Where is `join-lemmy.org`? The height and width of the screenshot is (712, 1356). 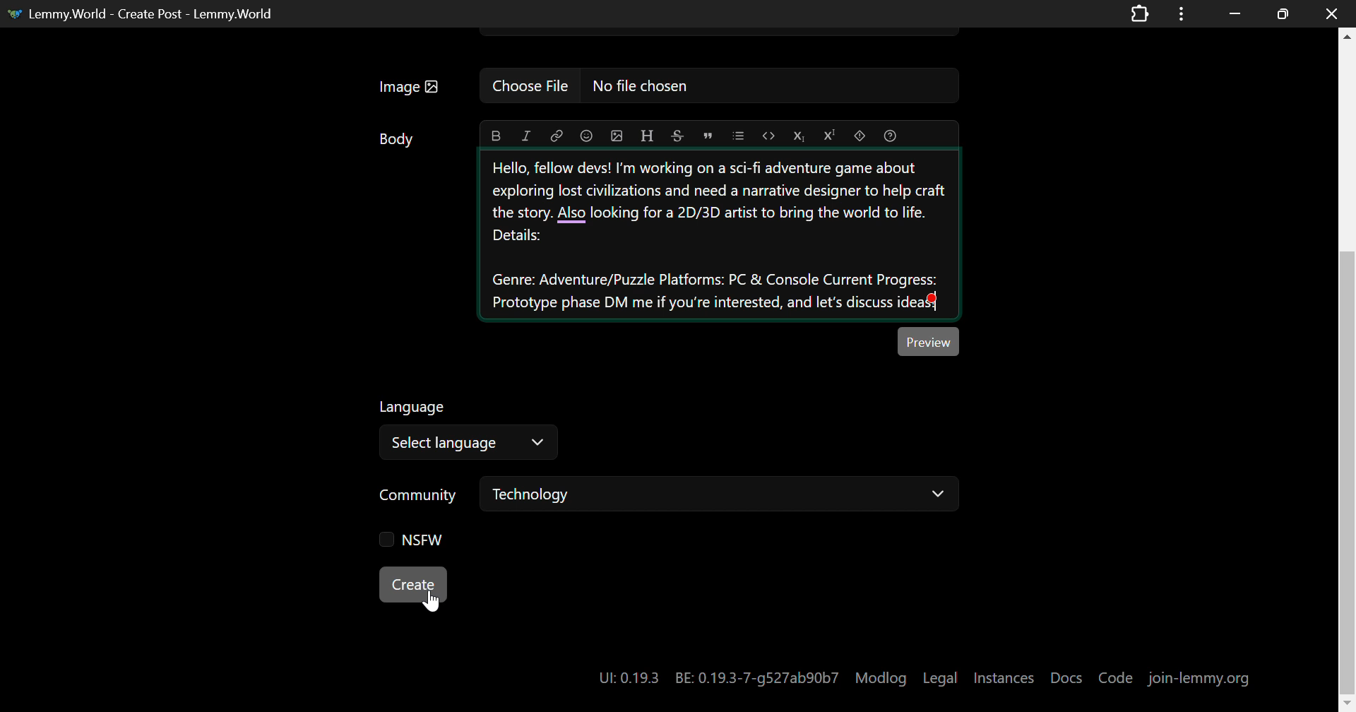 join-lemmy.org is located at coordinates (1199, 677).